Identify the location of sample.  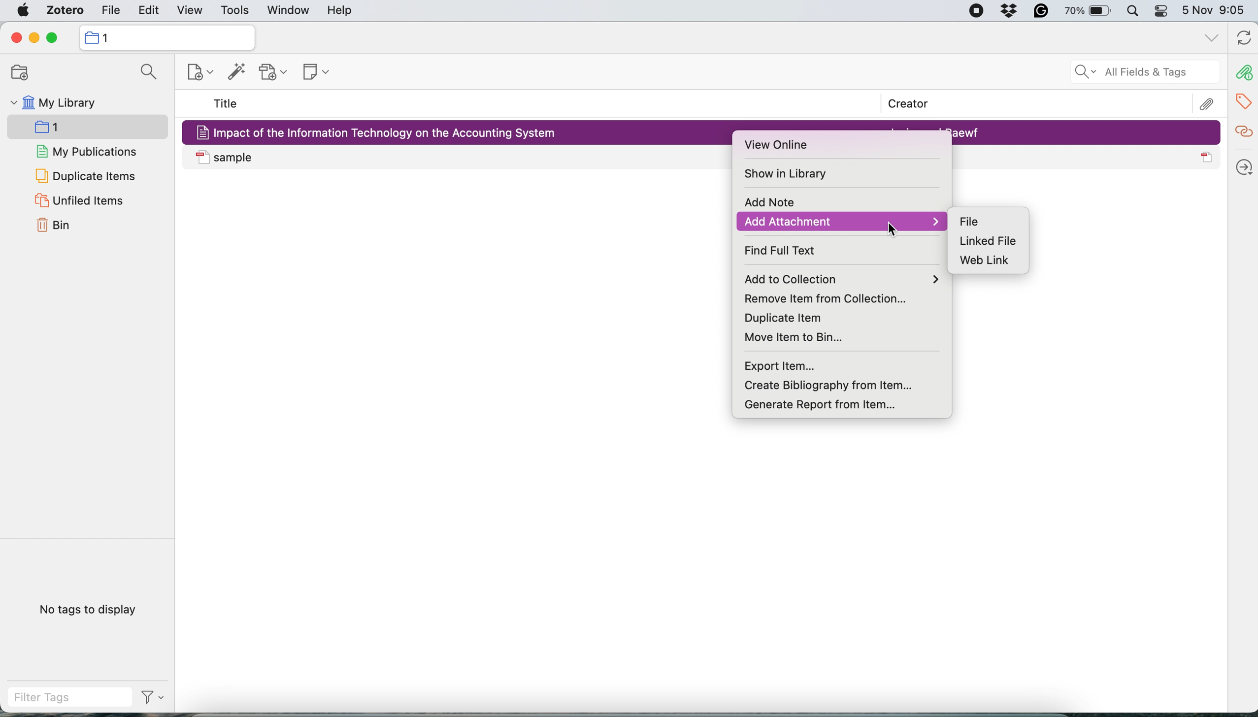
(1087, 158).